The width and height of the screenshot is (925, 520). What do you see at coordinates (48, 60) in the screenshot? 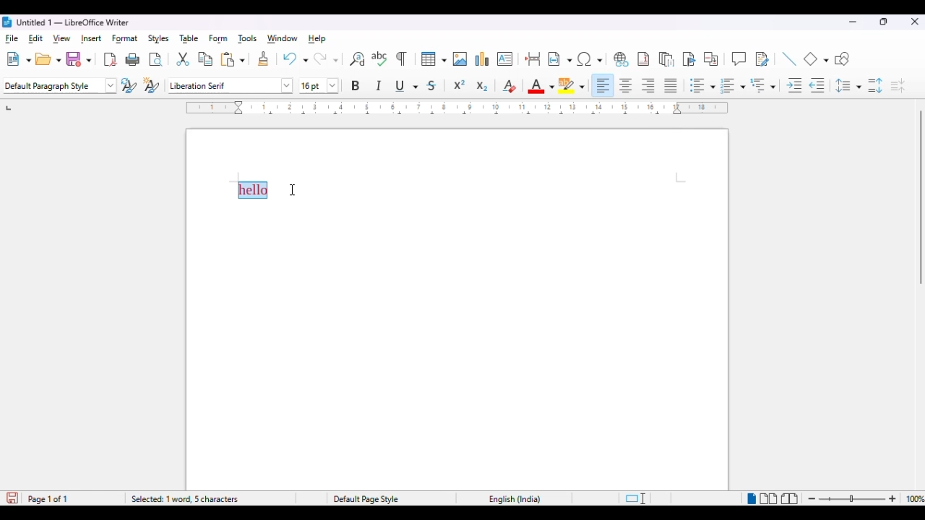
I see `open` at bounding box center [48, 60].